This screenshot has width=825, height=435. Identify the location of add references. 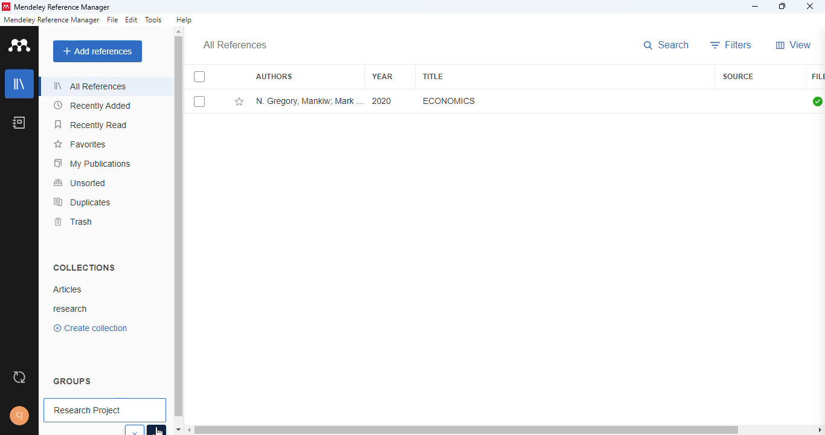
(98, 51).